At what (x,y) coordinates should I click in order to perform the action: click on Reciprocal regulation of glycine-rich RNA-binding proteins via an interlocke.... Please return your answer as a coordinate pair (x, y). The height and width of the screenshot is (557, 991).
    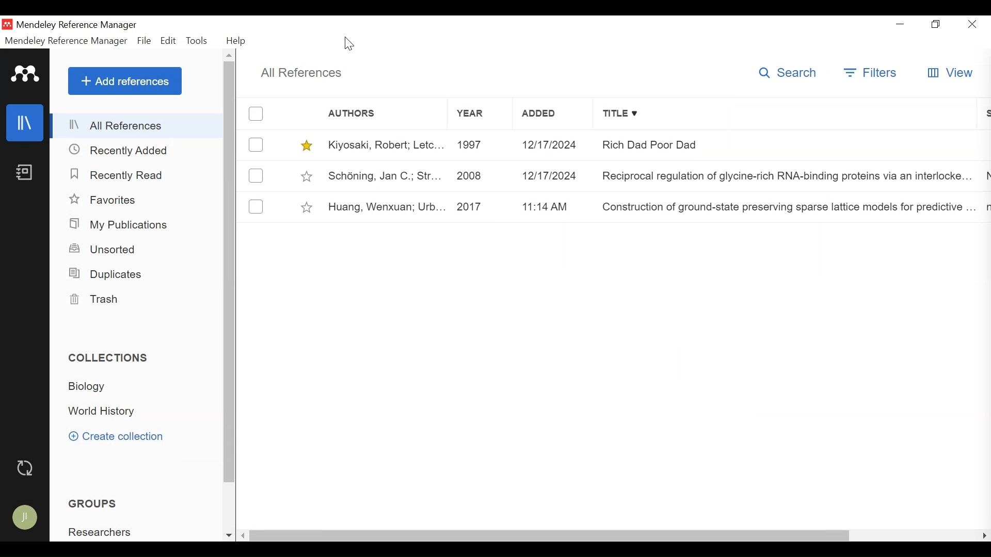
    Looking at the image, I should click on (785, 176).